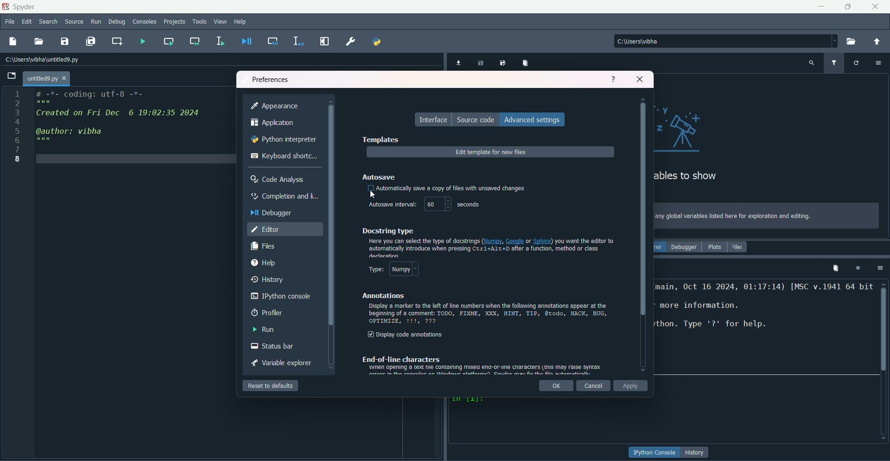 The height and width of the screenshot is (461, 890). What do you see at coordinates (283, 196) in the screenshot?
I see `completion` at bounding box center [283, 196].